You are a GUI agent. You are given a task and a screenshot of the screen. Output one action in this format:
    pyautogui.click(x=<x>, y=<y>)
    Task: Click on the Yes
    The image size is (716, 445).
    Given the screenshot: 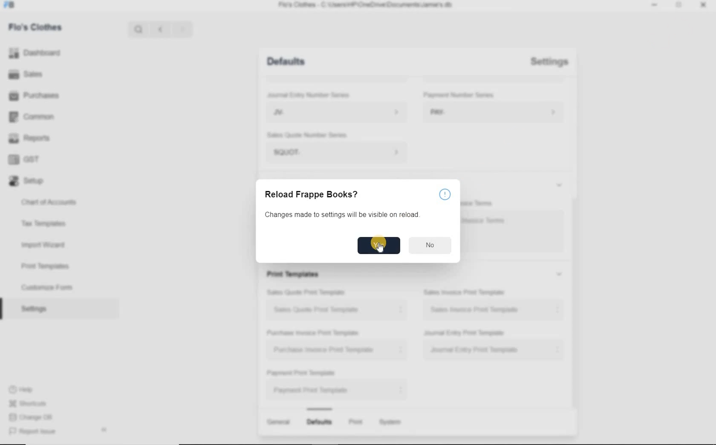 What is the action you would take?
    pyautogui.click(x=379, y=245)
    